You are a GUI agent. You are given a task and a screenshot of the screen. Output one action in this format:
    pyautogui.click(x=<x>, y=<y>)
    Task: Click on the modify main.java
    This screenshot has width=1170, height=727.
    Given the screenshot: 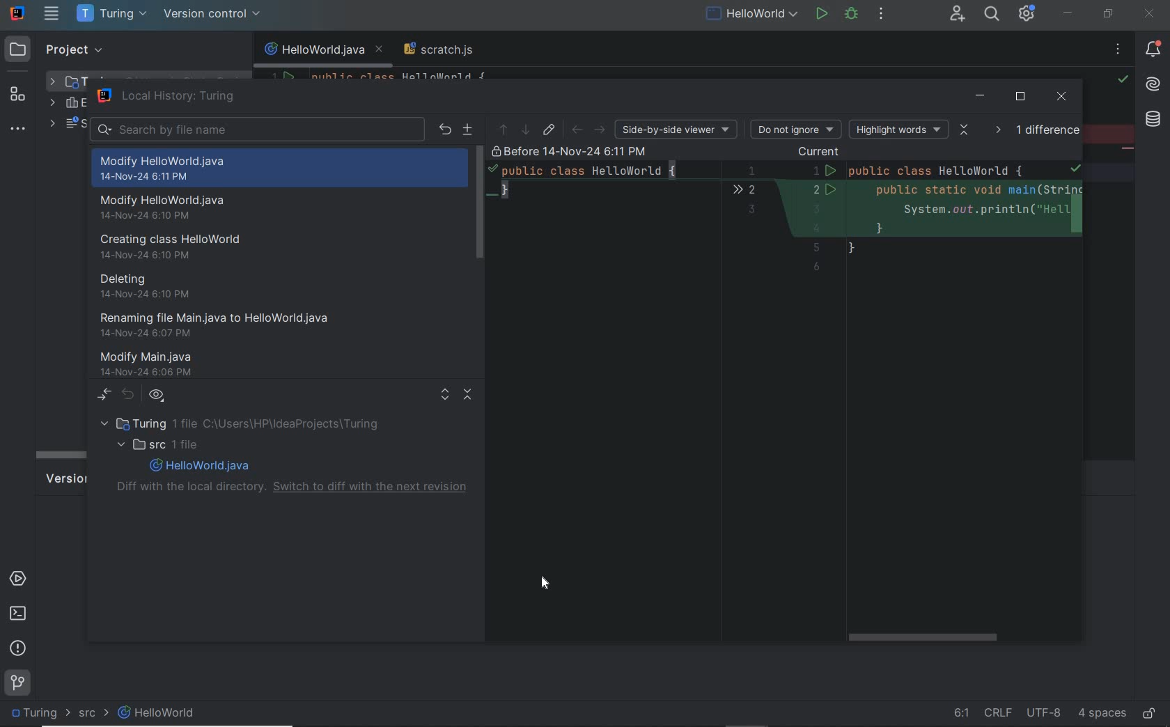 What is the action you would take?
    pyautogui.click(x=154, y=361)
    